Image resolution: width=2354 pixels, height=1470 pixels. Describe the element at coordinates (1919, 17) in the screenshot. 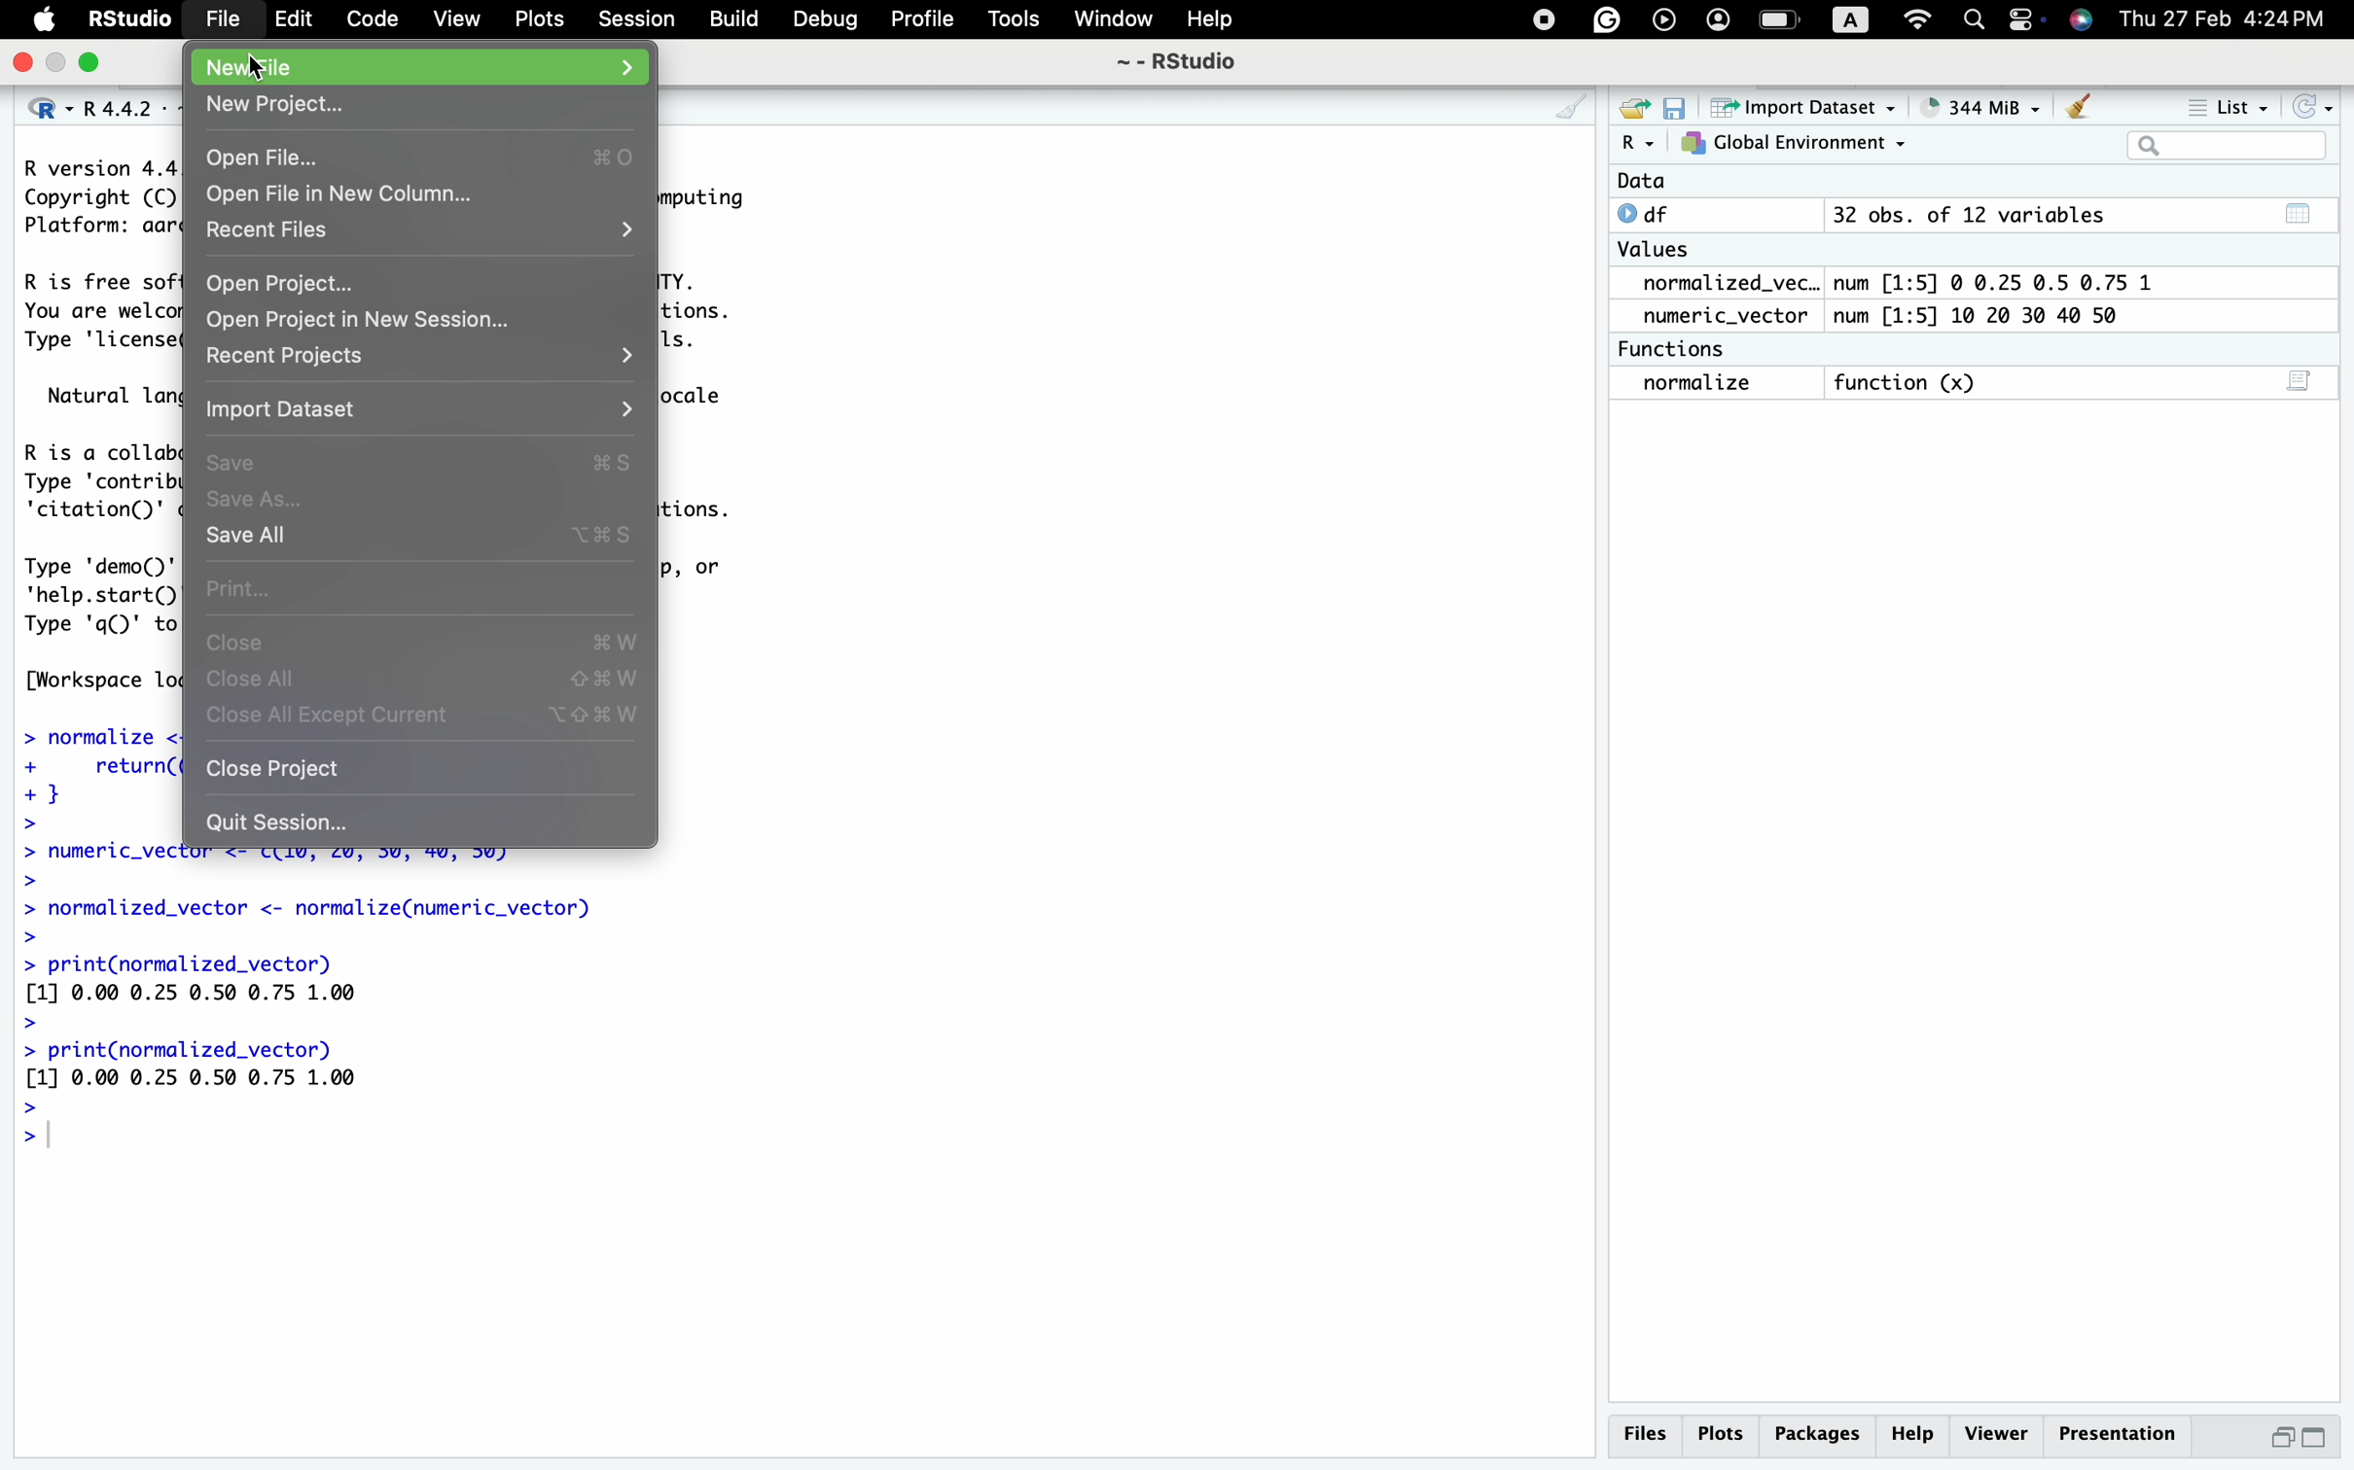

I see `wifi` at that location.